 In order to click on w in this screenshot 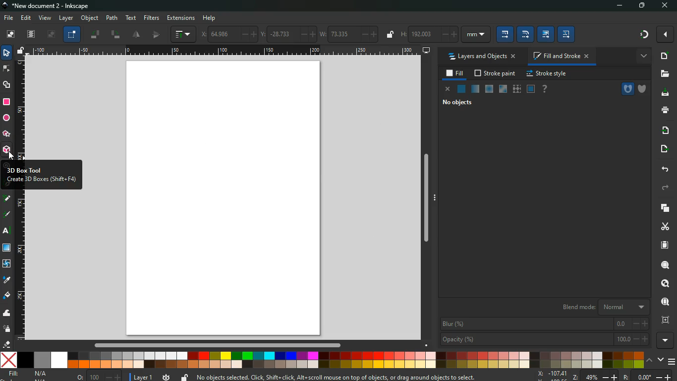, I will do `click(348, 33)`.